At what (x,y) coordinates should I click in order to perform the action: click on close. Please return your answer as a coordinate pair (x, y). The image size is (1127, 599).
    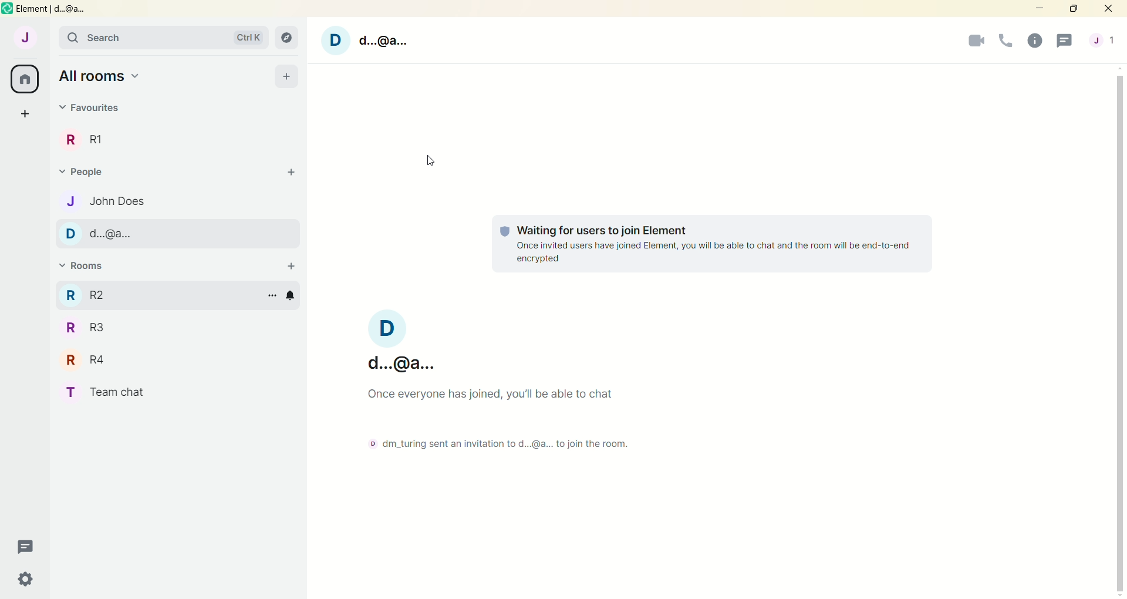
    Looking at the image, I should click on (1108, 8).